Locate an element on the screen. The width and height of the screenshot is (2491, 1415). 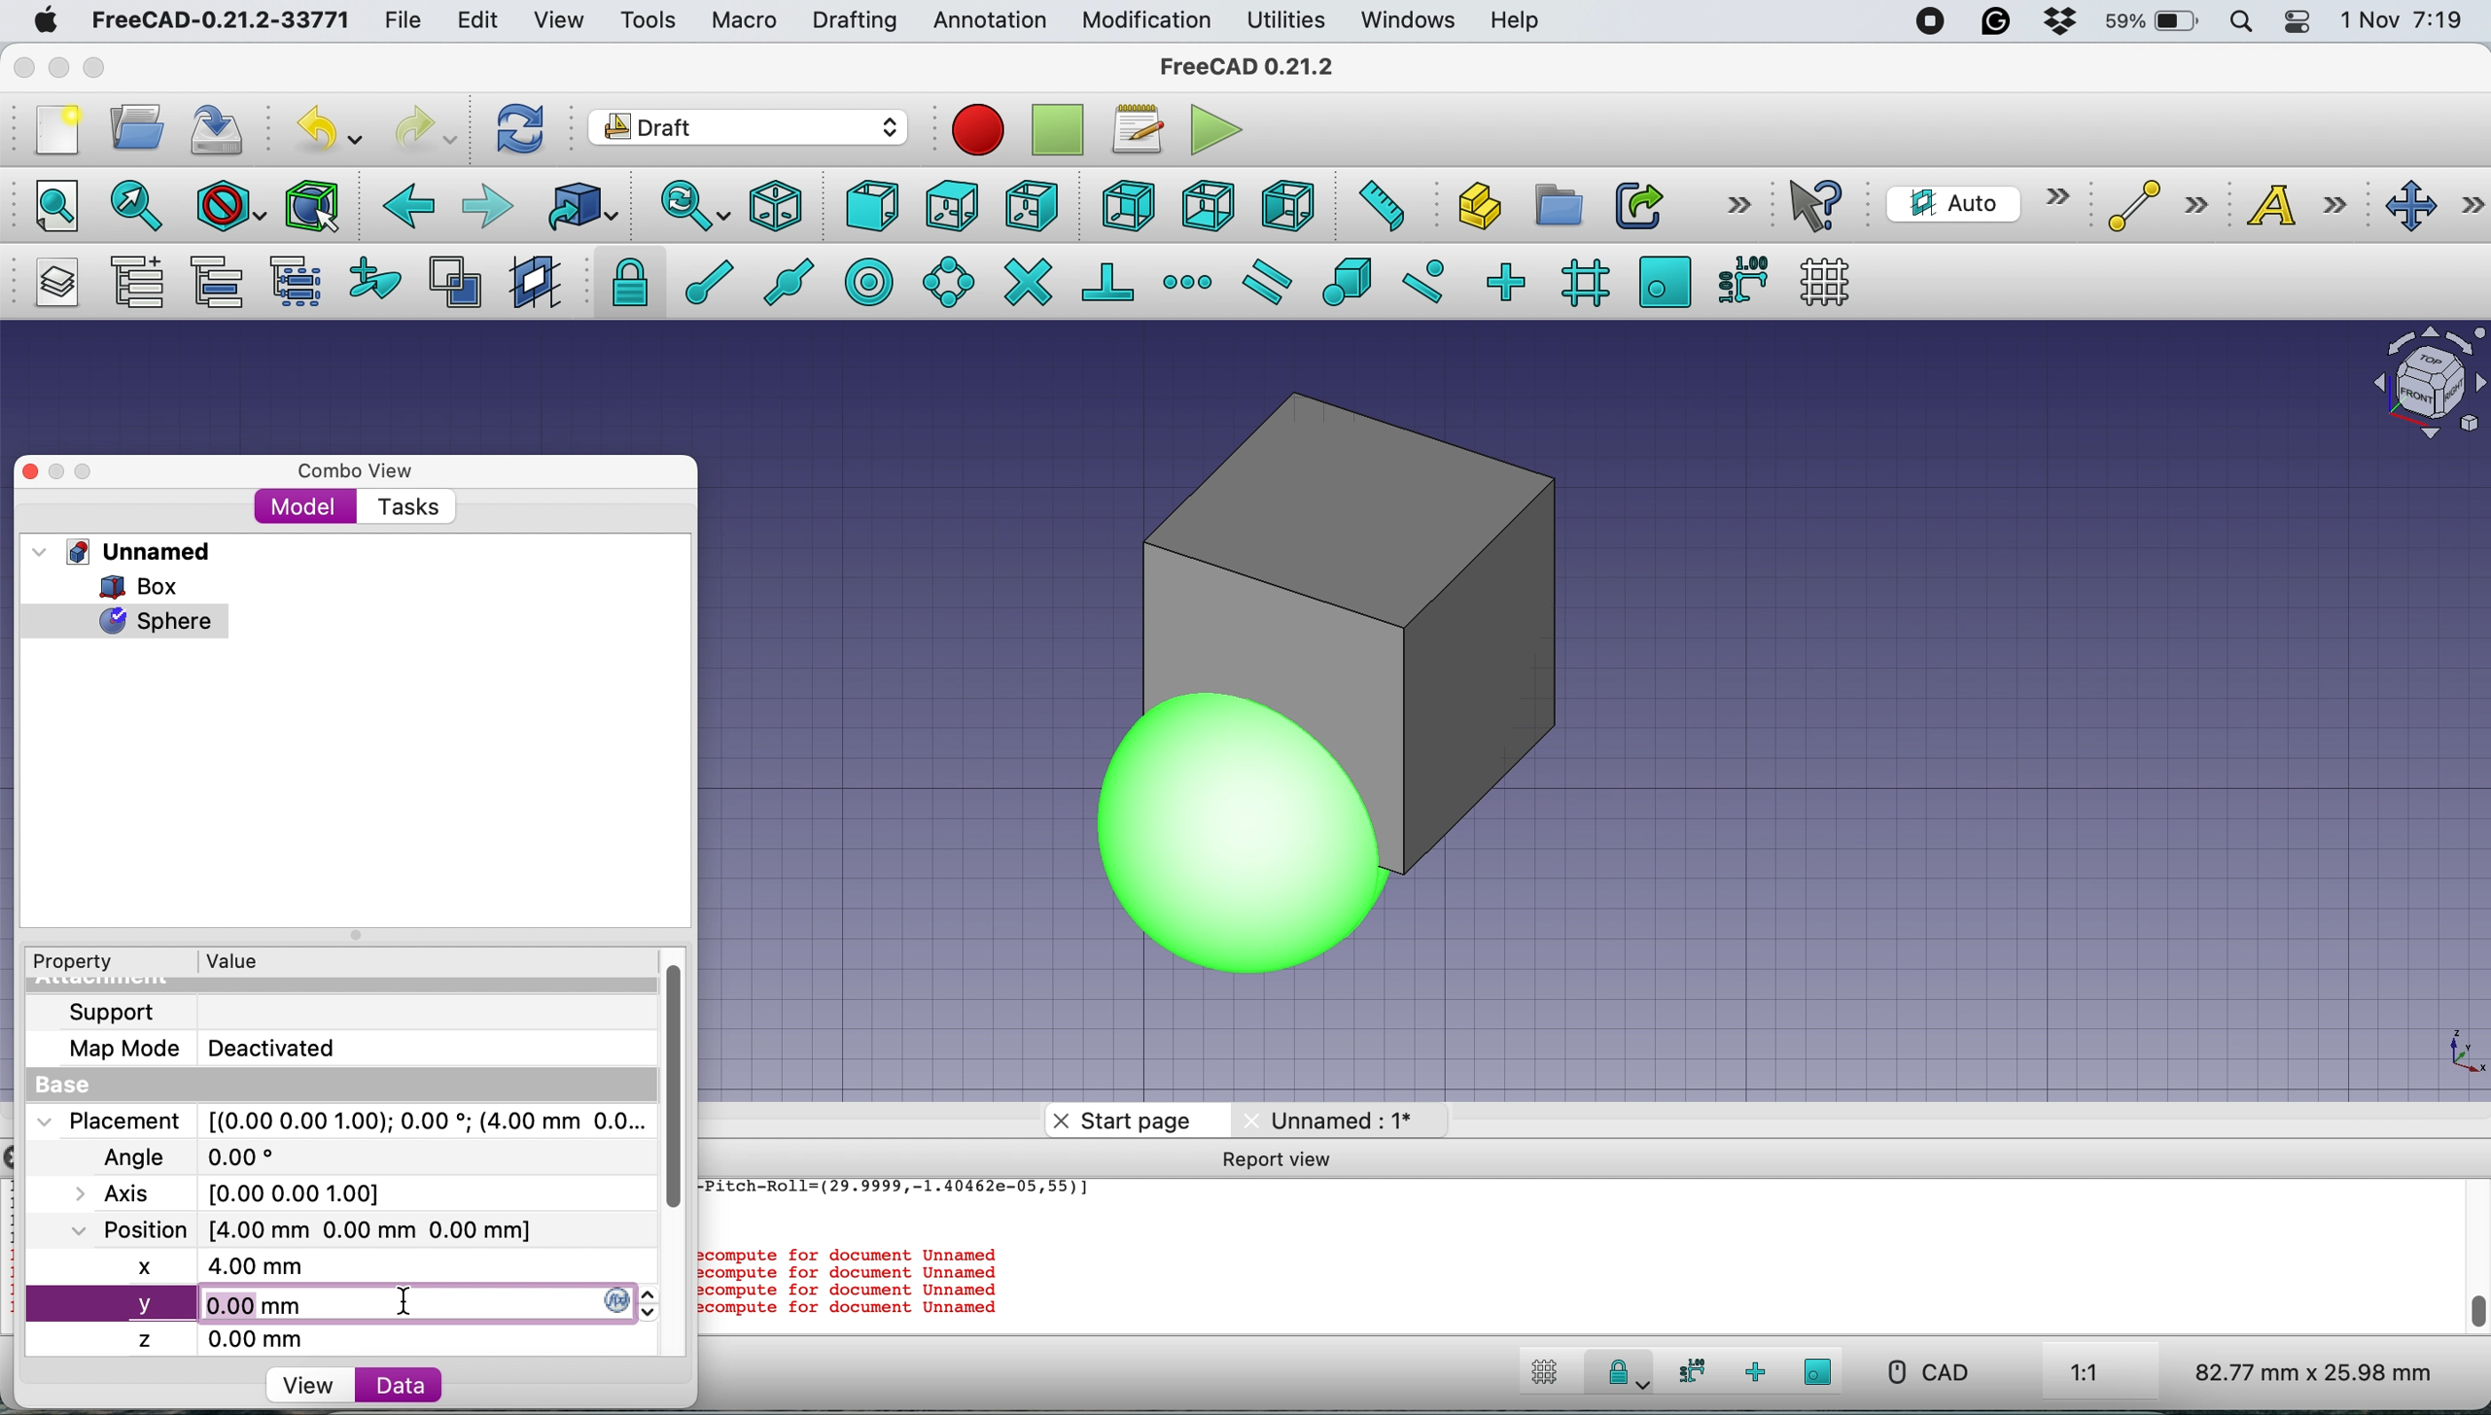
cad is located at coordinates (1926, 1372).